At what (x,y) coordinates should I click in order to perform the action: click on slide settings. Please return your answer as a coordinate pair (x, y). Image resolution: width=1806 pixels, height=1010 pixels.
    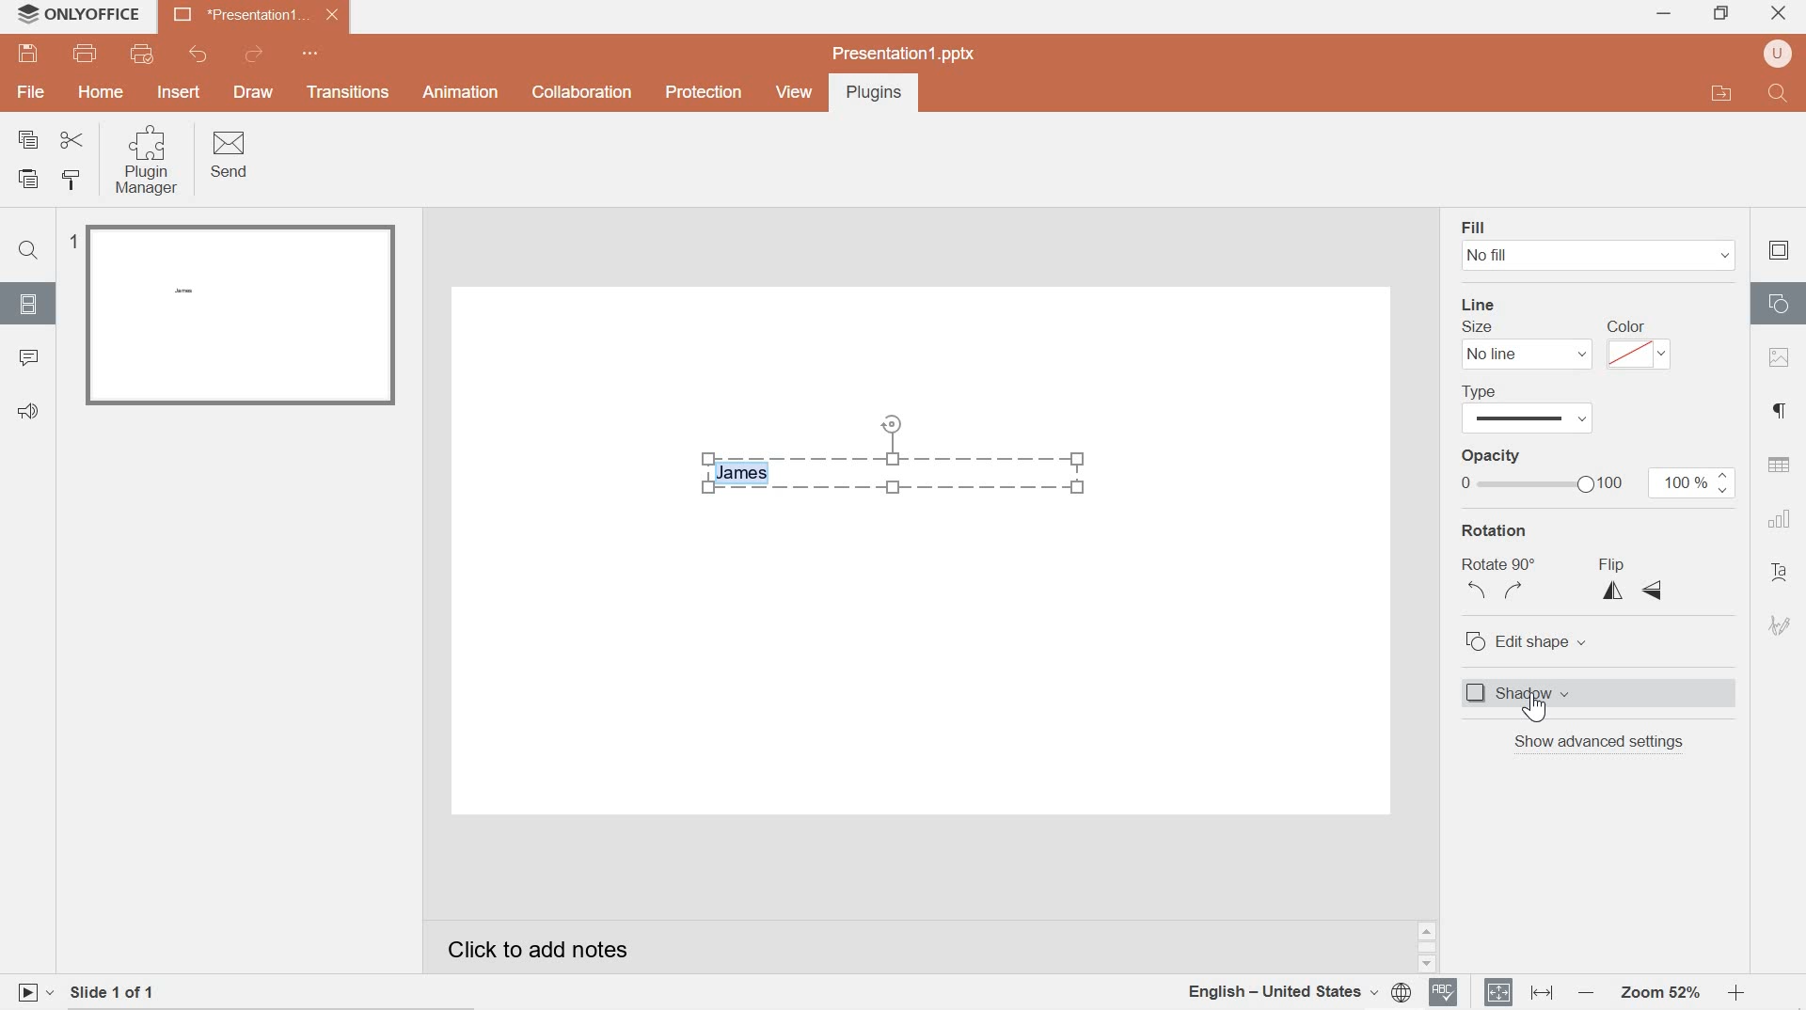
    Looking at the image, I should click on (1779, 250).